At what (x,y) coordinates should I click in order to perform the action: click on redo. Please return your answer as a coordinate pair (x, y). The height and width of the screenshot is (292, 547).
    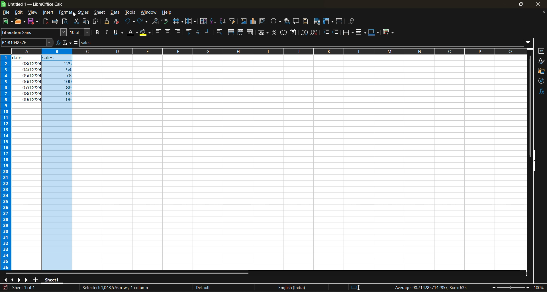
    Looking at the image, I should click on (144, 21).